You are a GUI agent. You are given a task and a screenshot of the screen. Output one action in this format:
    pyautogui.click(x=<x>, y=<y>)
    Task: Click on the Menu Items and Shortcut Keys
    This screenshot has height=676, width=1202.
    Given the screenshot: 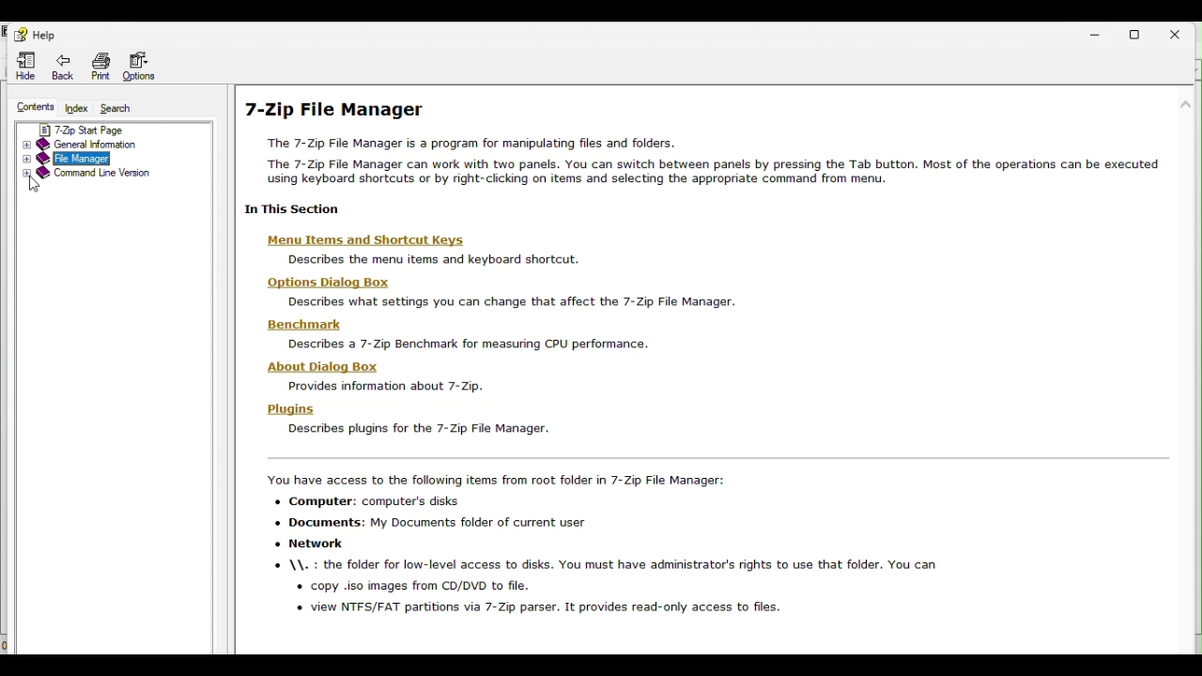 What is the action you would take?
    pyautogui.click(x=362, y=240)
    